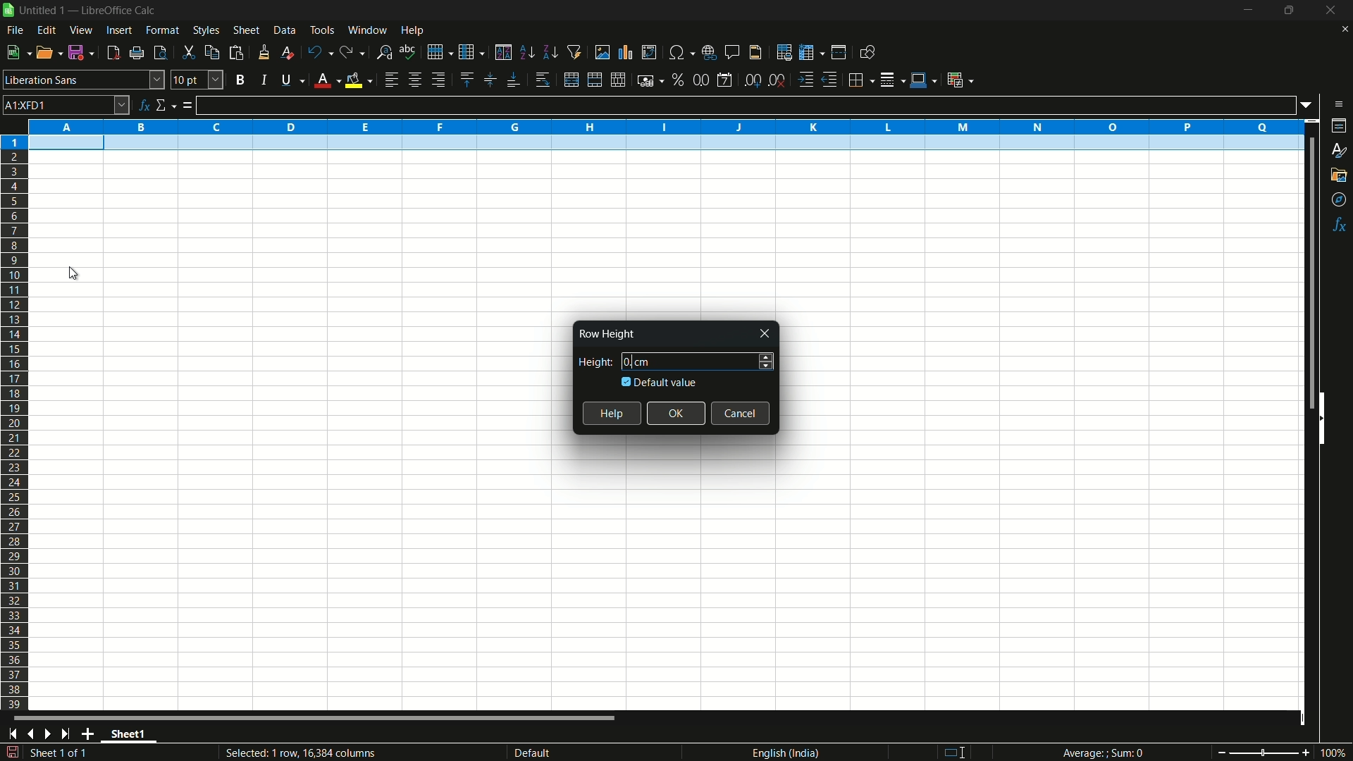 This screenshot has height=761, width=1353. I want to click on copy, so click(211, 52).